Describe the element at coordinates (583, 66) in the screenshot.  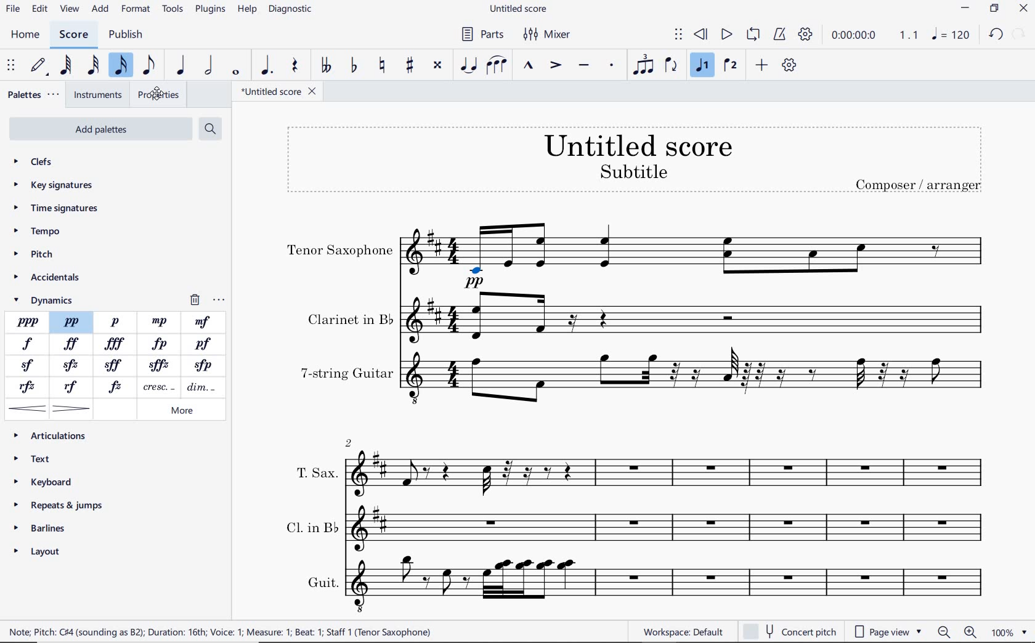
I see `TENUTO` at that location.